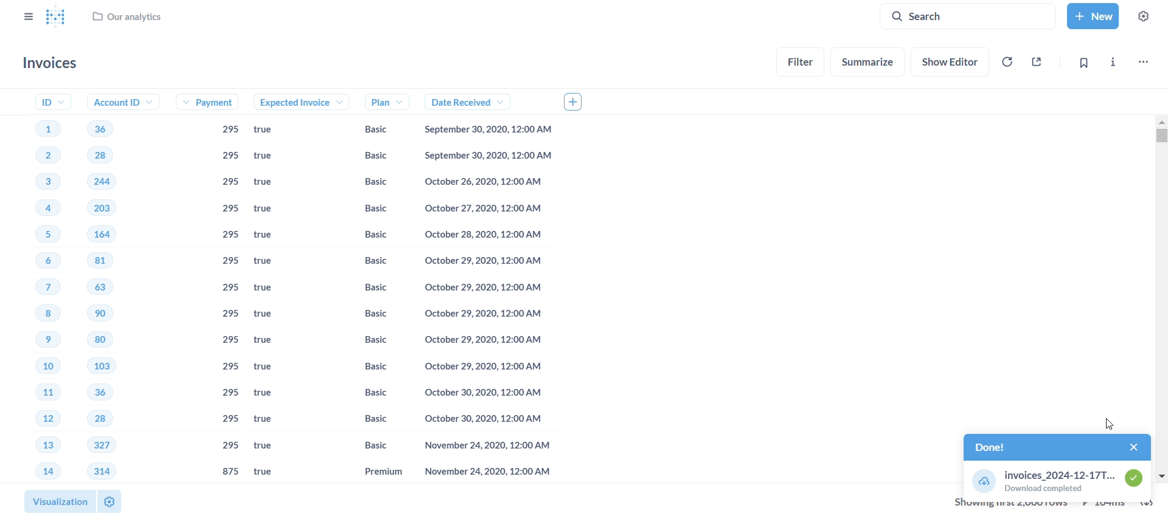 Image resolution: width=1168 pixels, height=519 pixels. Describe the element at coordinates (107, 208) in the screenshot. I see `203` at that location.